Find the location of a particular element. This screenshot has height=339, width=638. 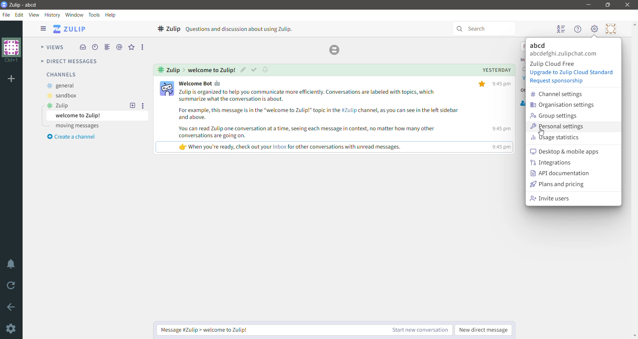

Upgrade to Zulip Cloud Standard is located at coordinates (573, 72).